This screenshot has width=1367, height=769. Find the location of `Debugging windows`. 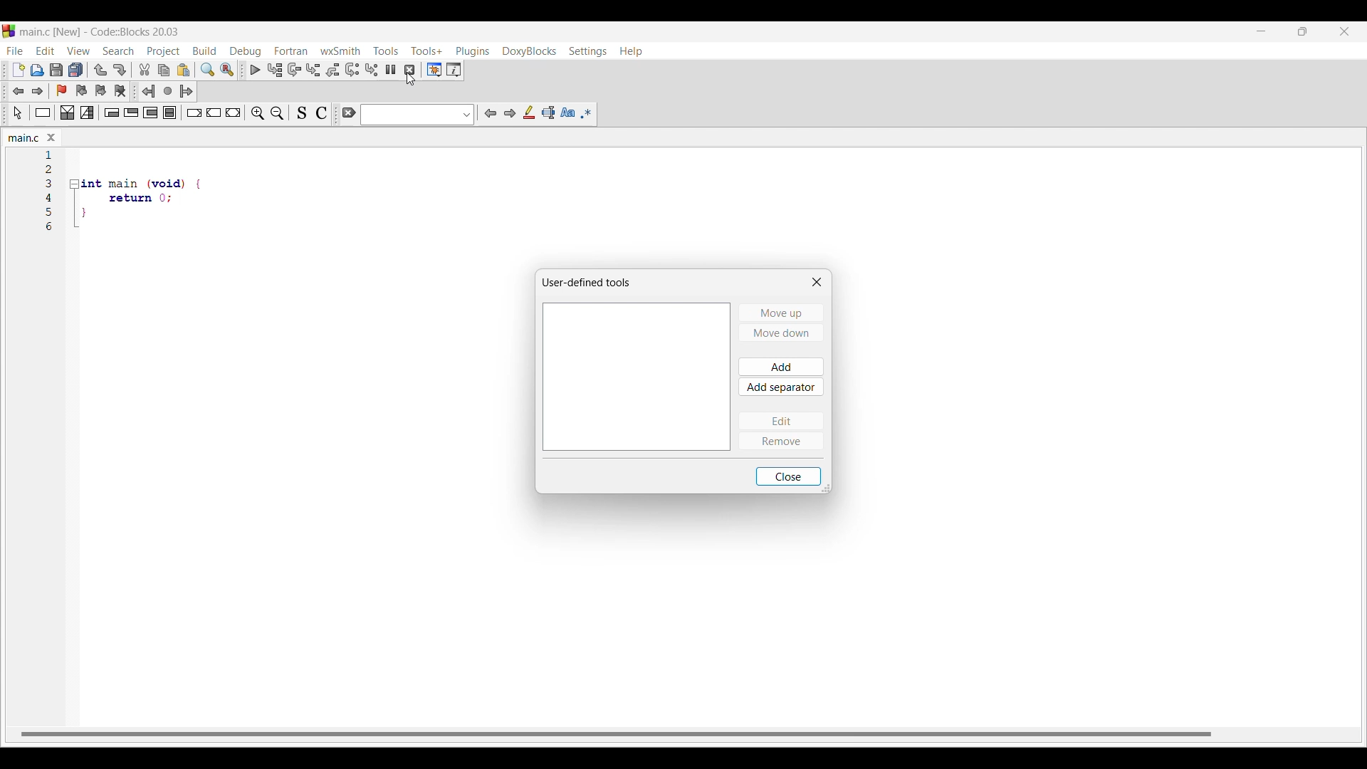

Debugging windows is located at coordinates (434, 70).